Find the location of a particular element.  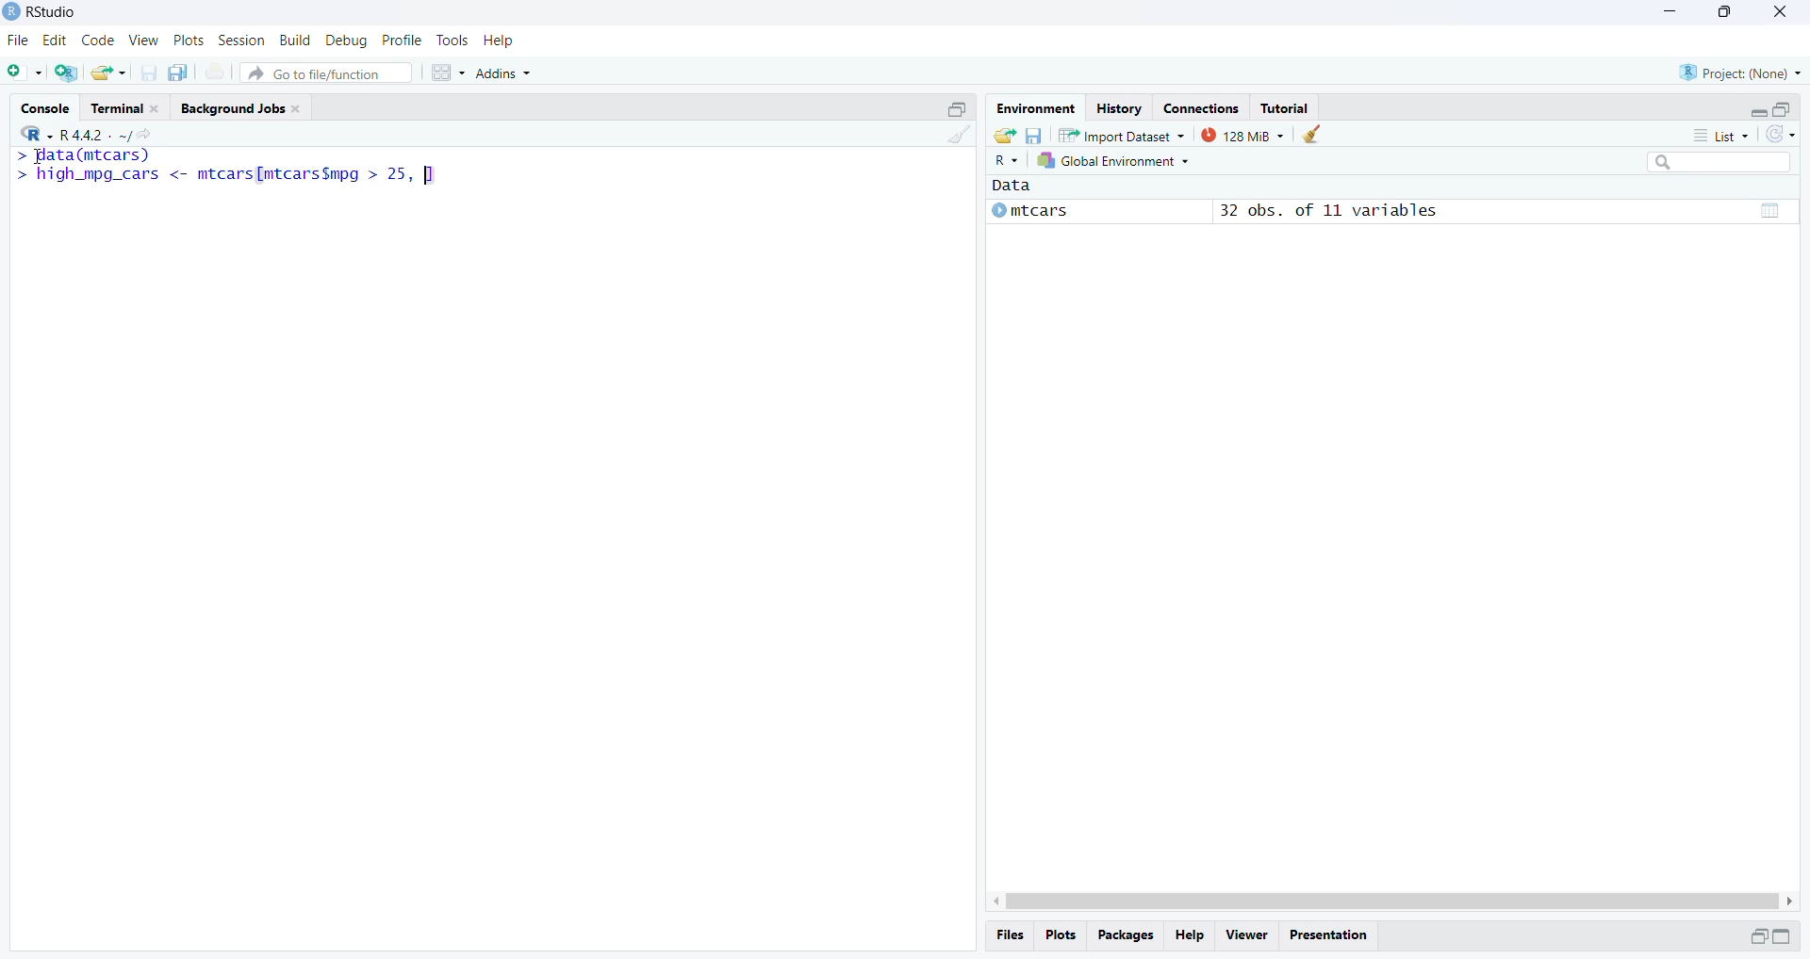

print is located at coordinates (215, 72).